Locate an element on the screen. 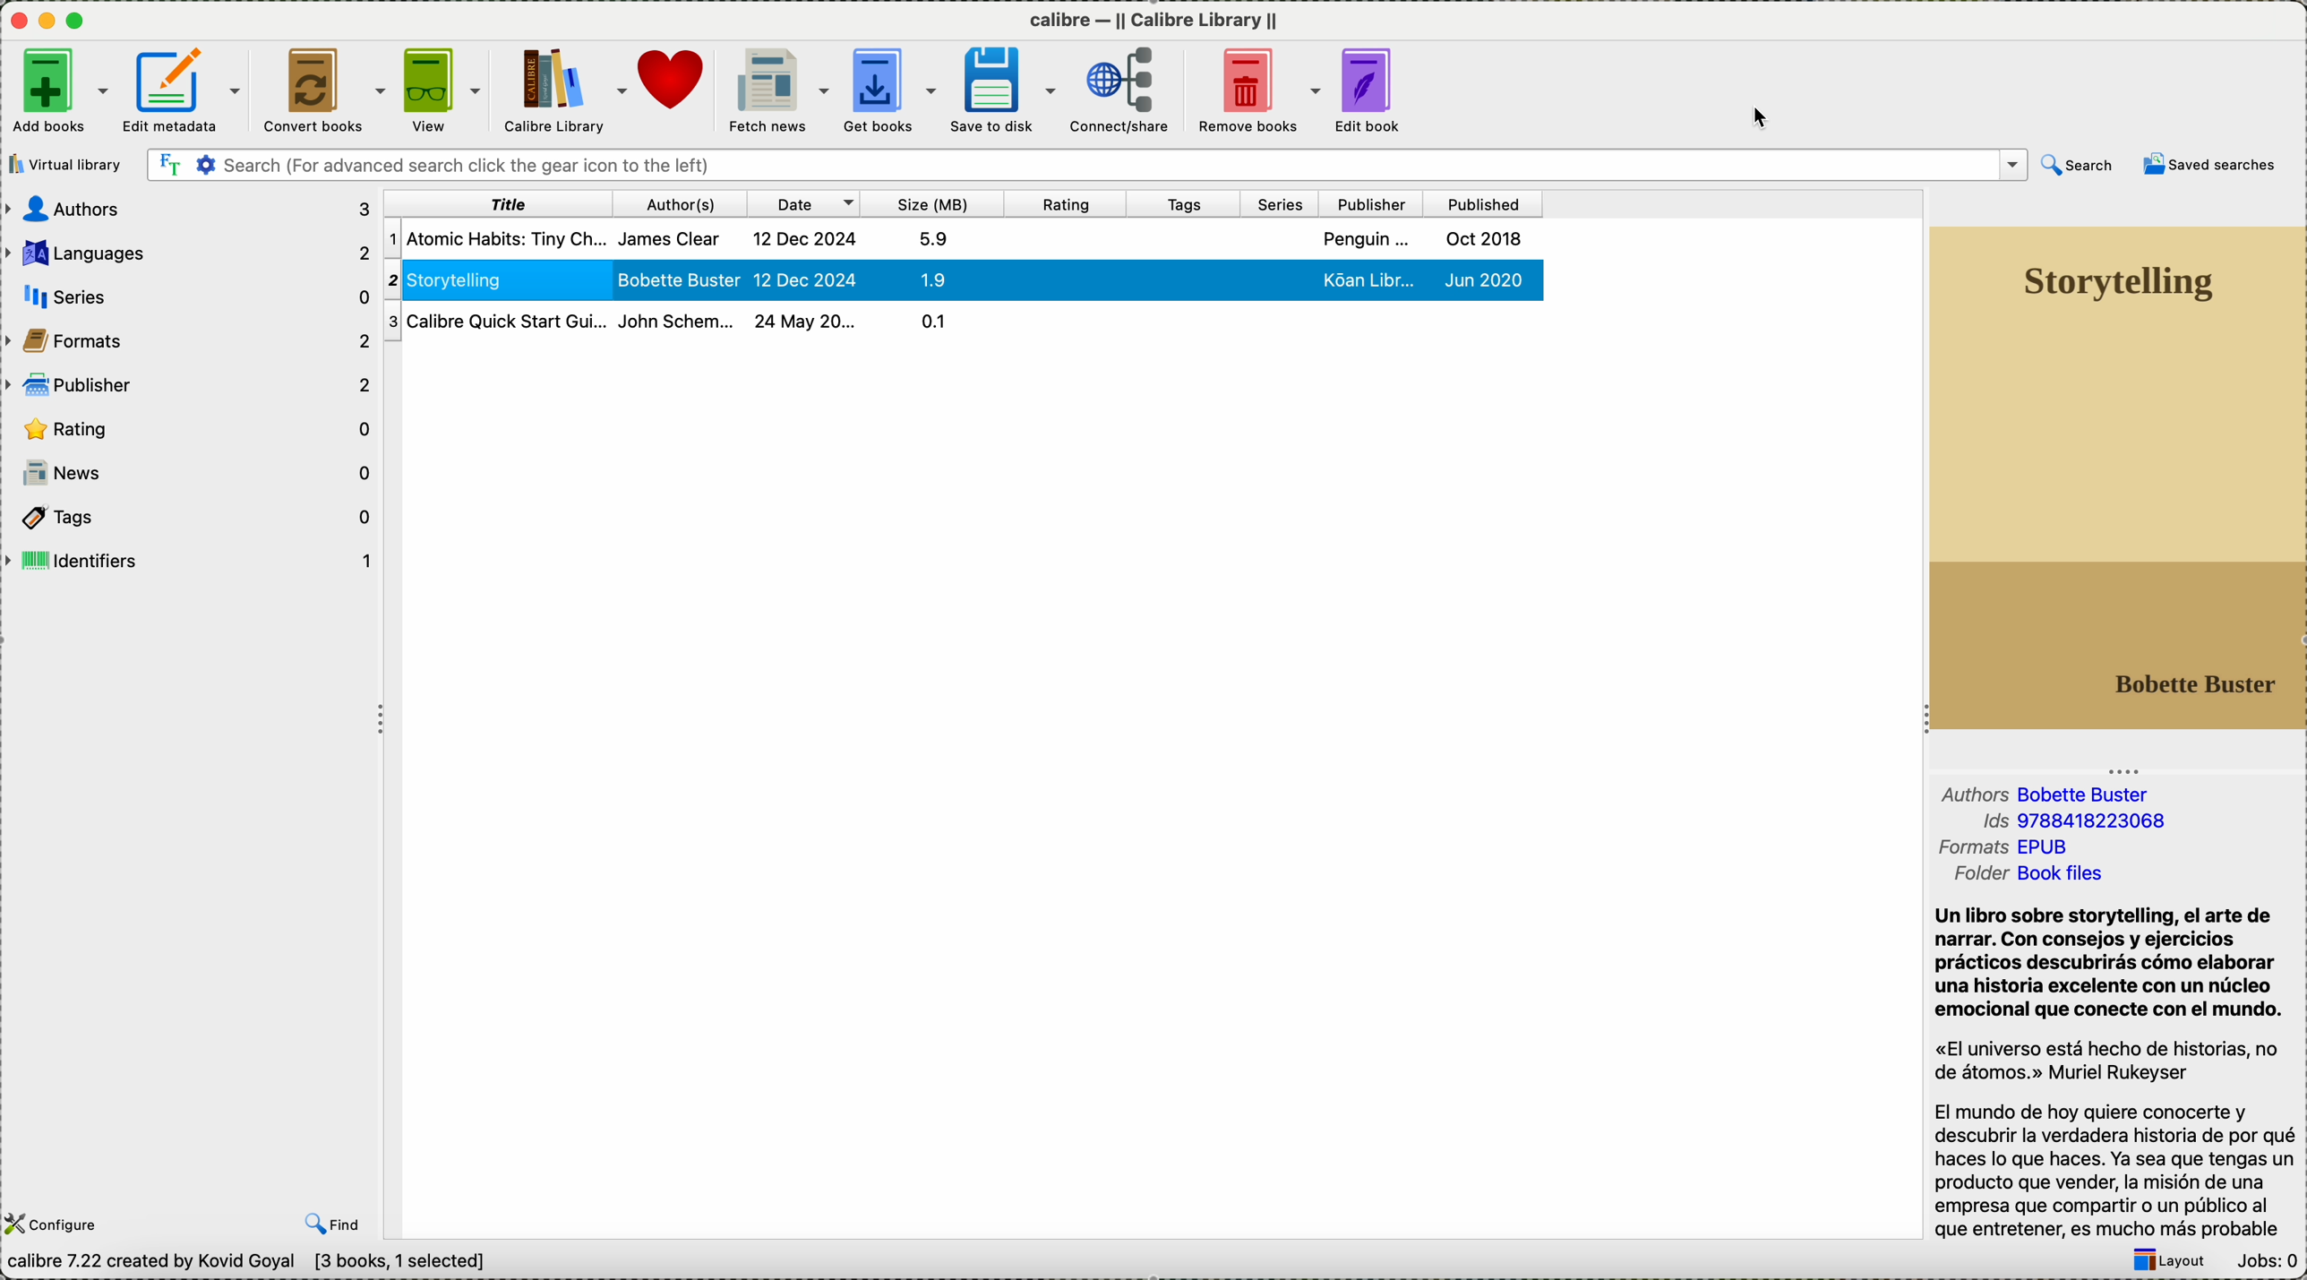 This screenshot has width=2307, height=1280. languages is located at coordinates (192, 250).